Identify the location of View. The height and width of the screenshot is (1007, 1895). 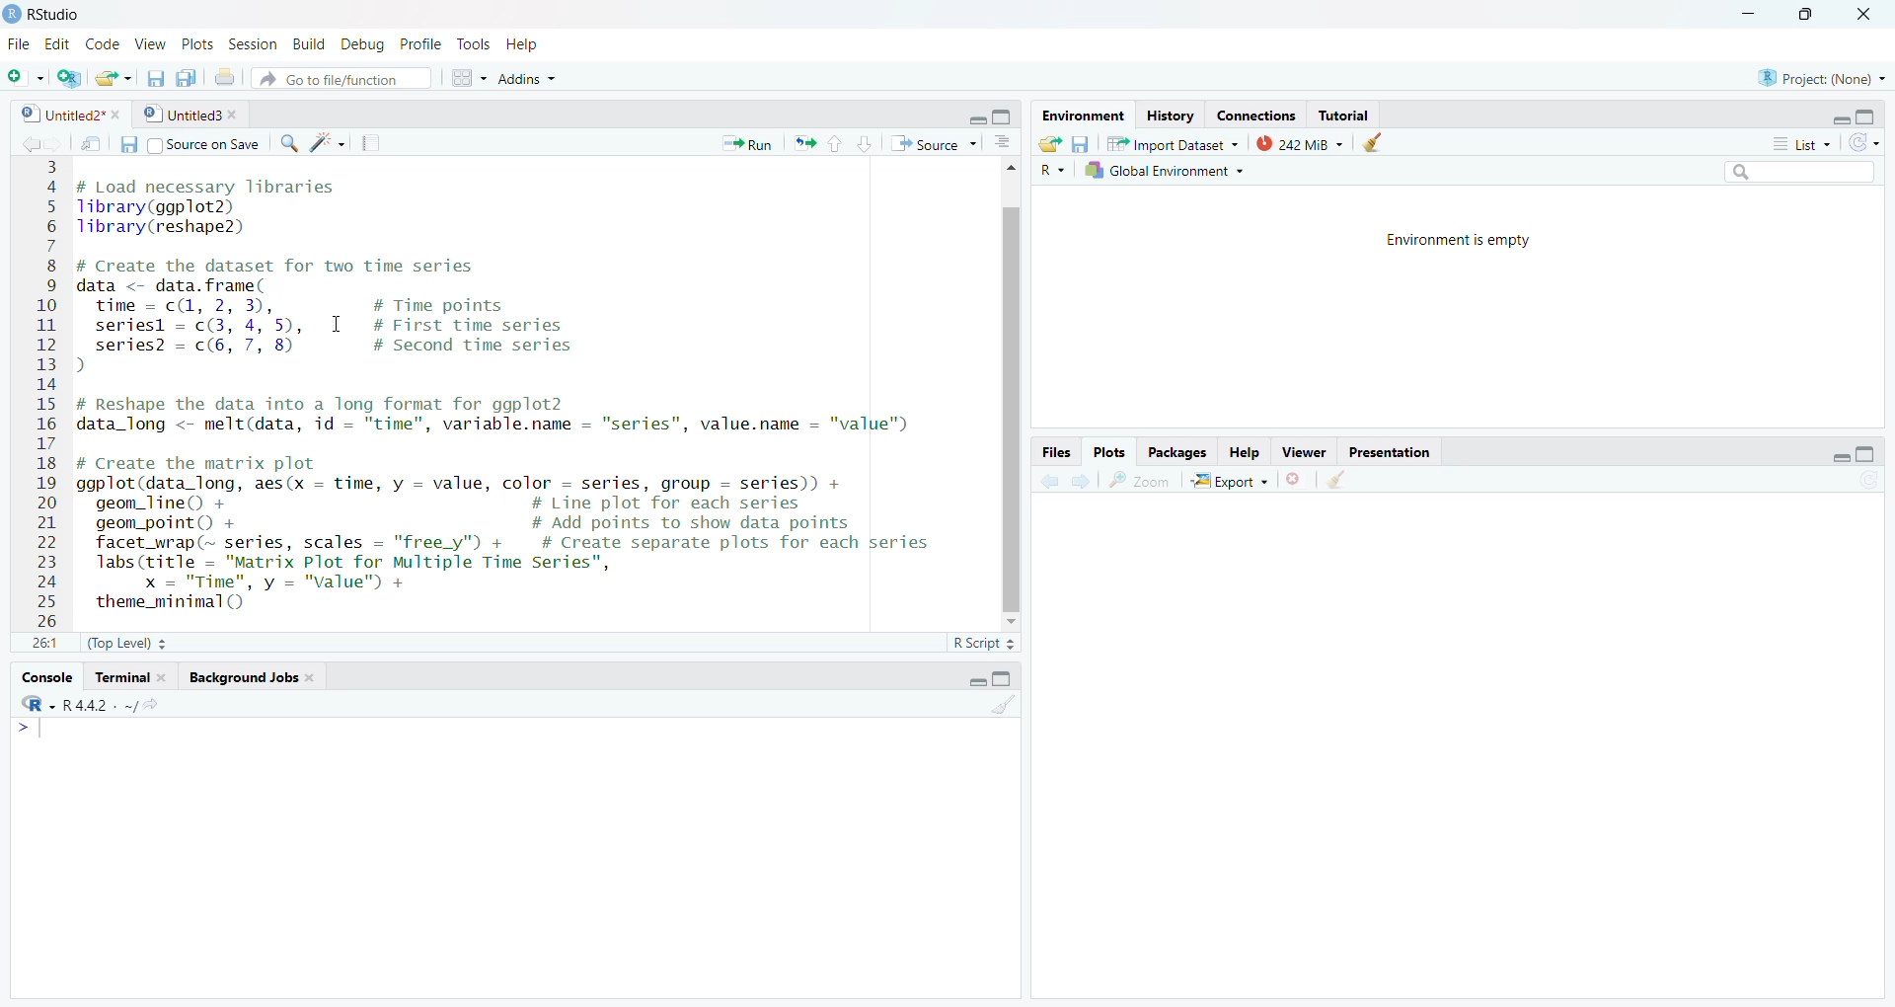
(151, 44).